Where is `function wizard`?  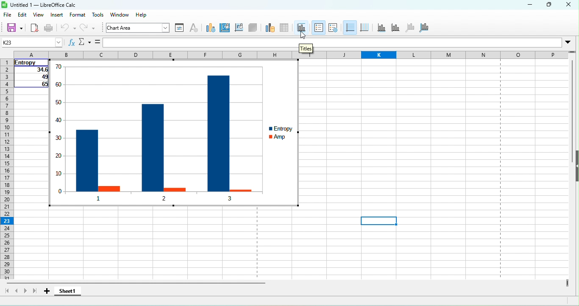
function wizard is located at coordinates (72, 43).